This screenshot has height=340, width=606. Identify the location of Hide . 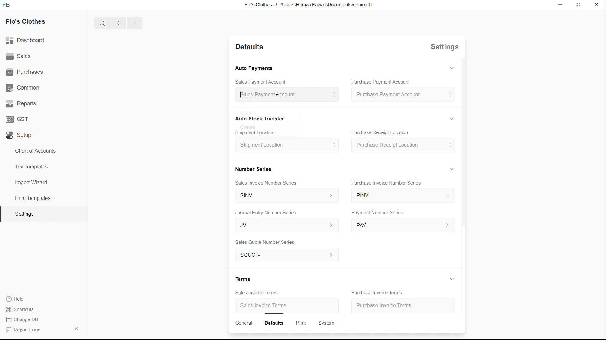
(451, 118).